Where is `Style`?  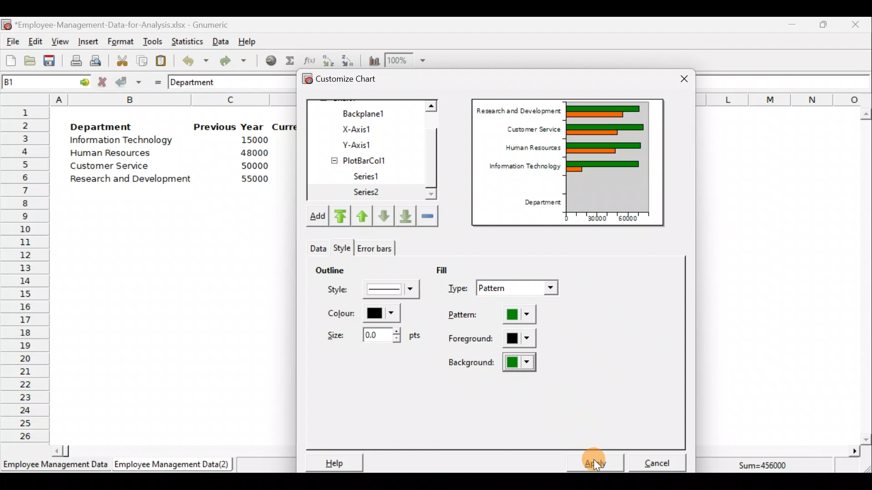 Style is located at coordinates (375, 292).